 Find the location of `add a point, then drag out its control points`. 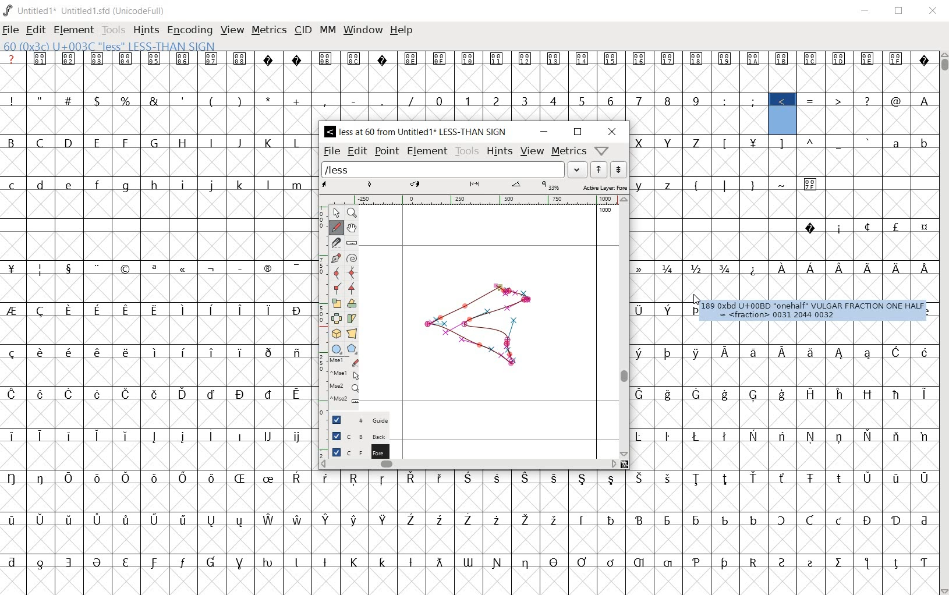

add a point, then drag out its control points is located at coordinates (337, 256).